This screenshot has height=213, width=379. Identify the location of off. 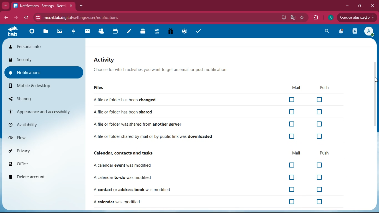
(287, 190).